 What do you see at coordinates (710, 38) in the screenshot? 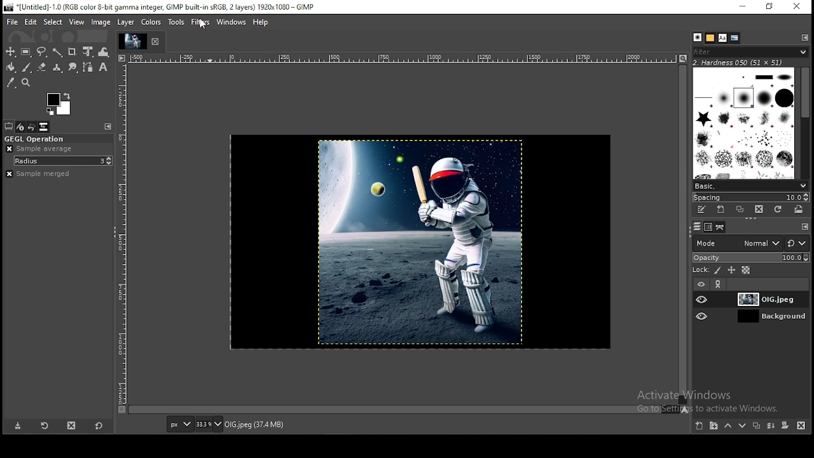
I see `patters` at bounding box center [710, 38].